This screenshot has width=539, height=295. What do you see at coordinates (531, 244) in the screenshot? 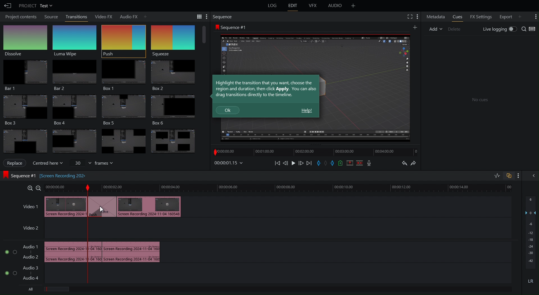
I see `Audio Levels` at bounding box center [531, 244].